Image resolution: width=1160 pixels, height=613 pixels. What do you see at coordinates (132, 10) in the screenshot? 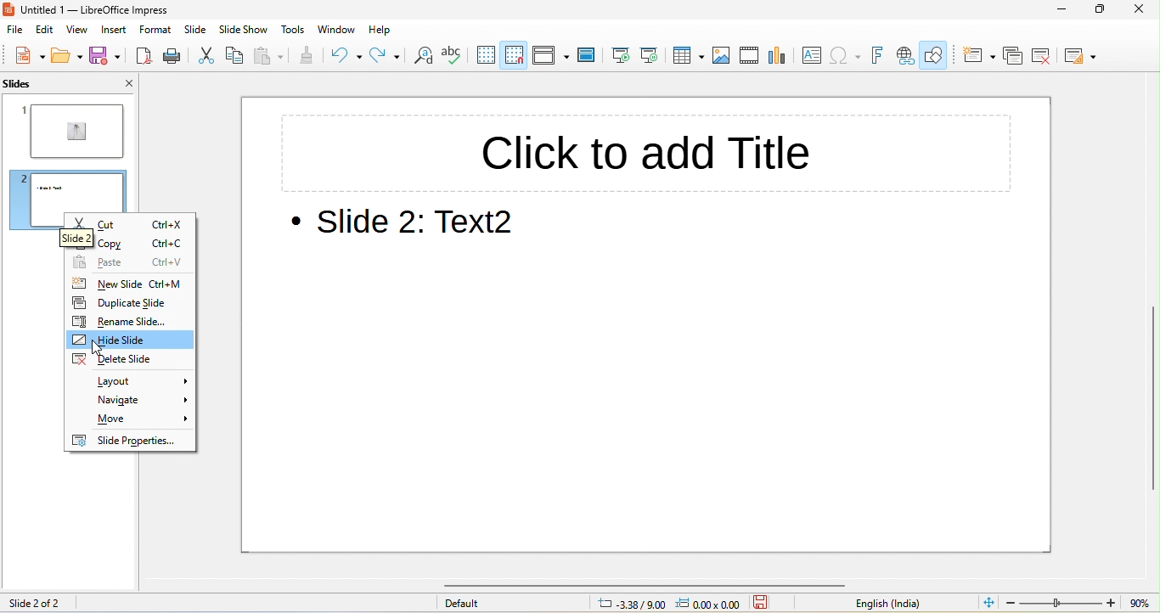
I see `untitled 1-libreoffice impress` at bounding box center [132, 10].